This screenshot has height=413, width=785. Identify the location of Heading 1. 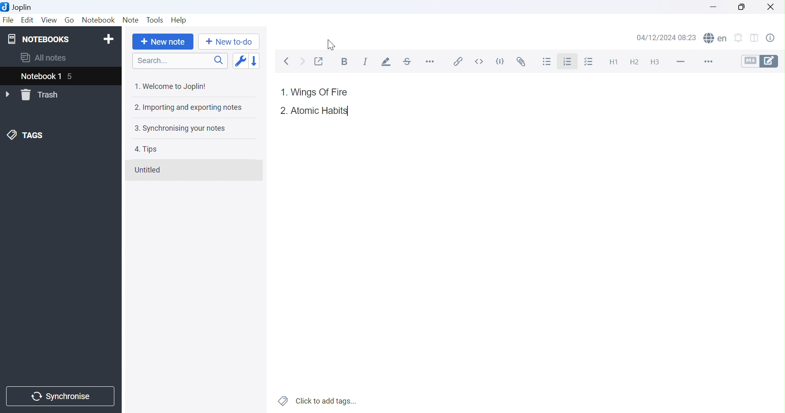
(612, 62).